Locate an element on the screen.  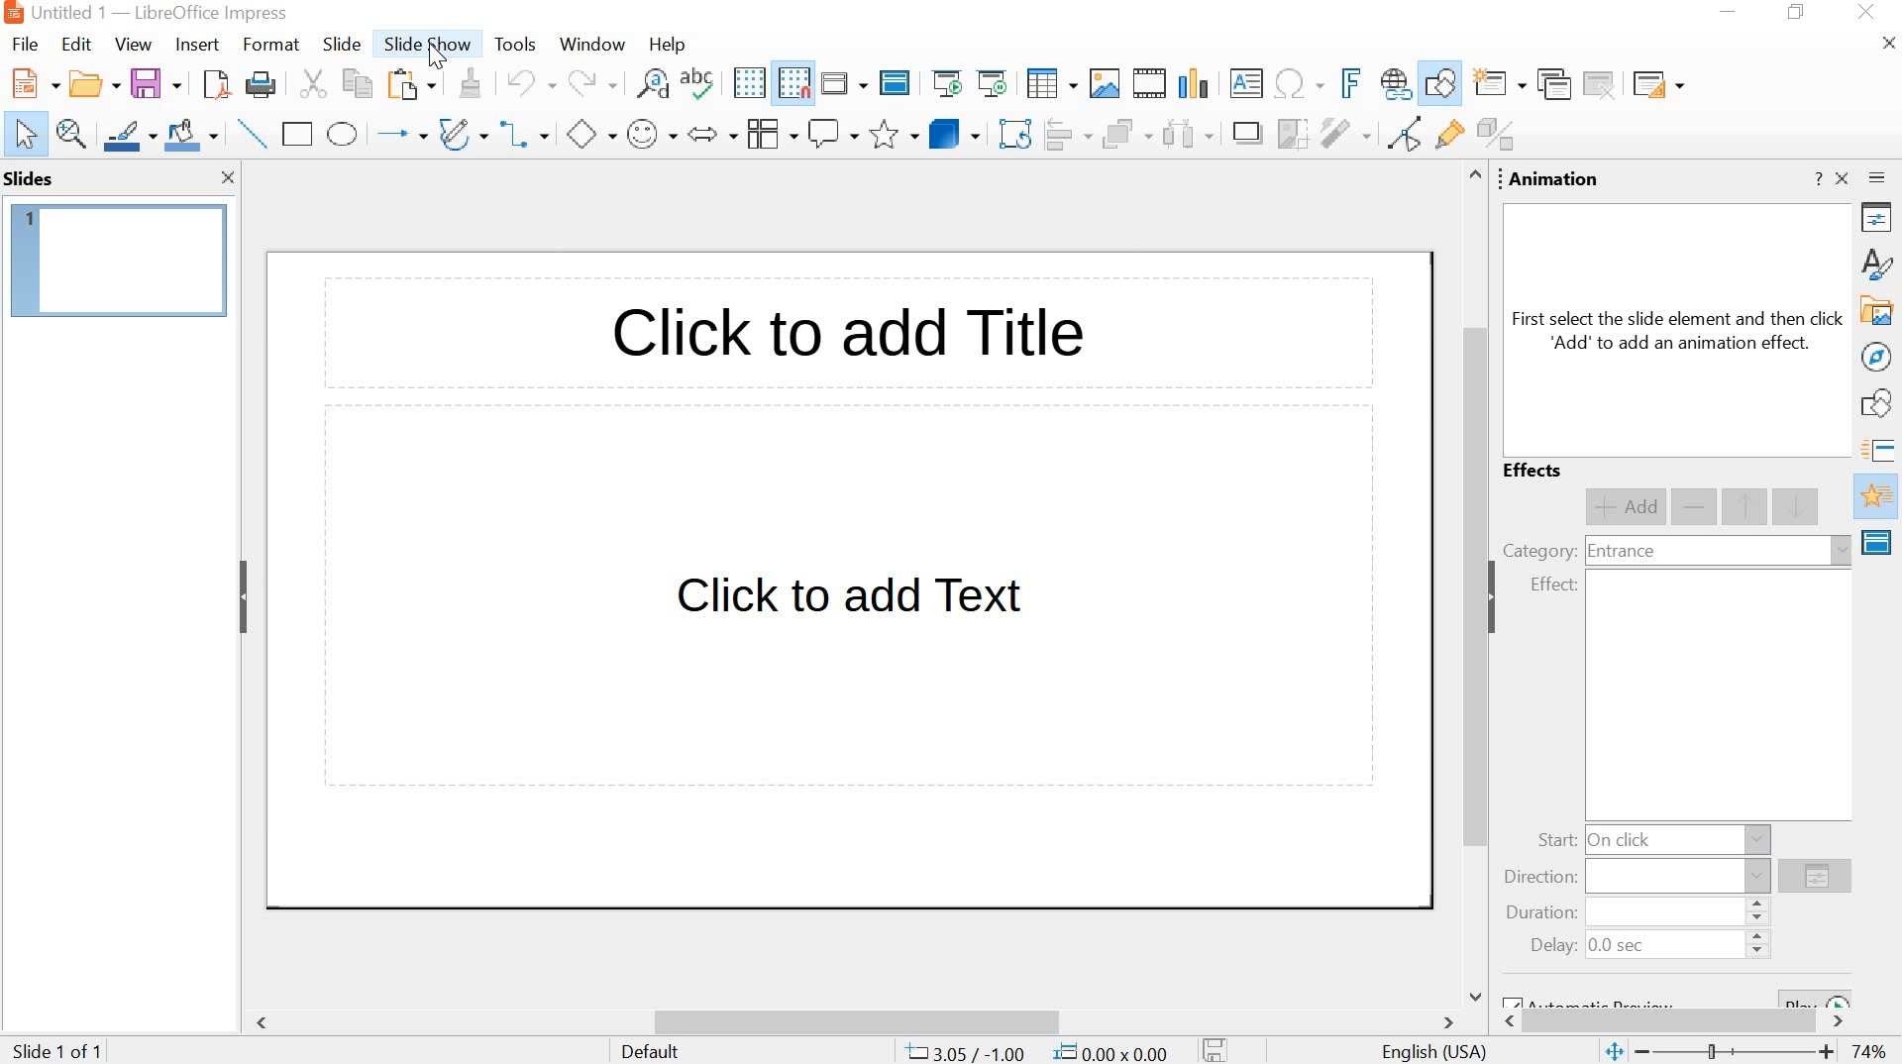
arrange is located at coordinates (1124, 136).